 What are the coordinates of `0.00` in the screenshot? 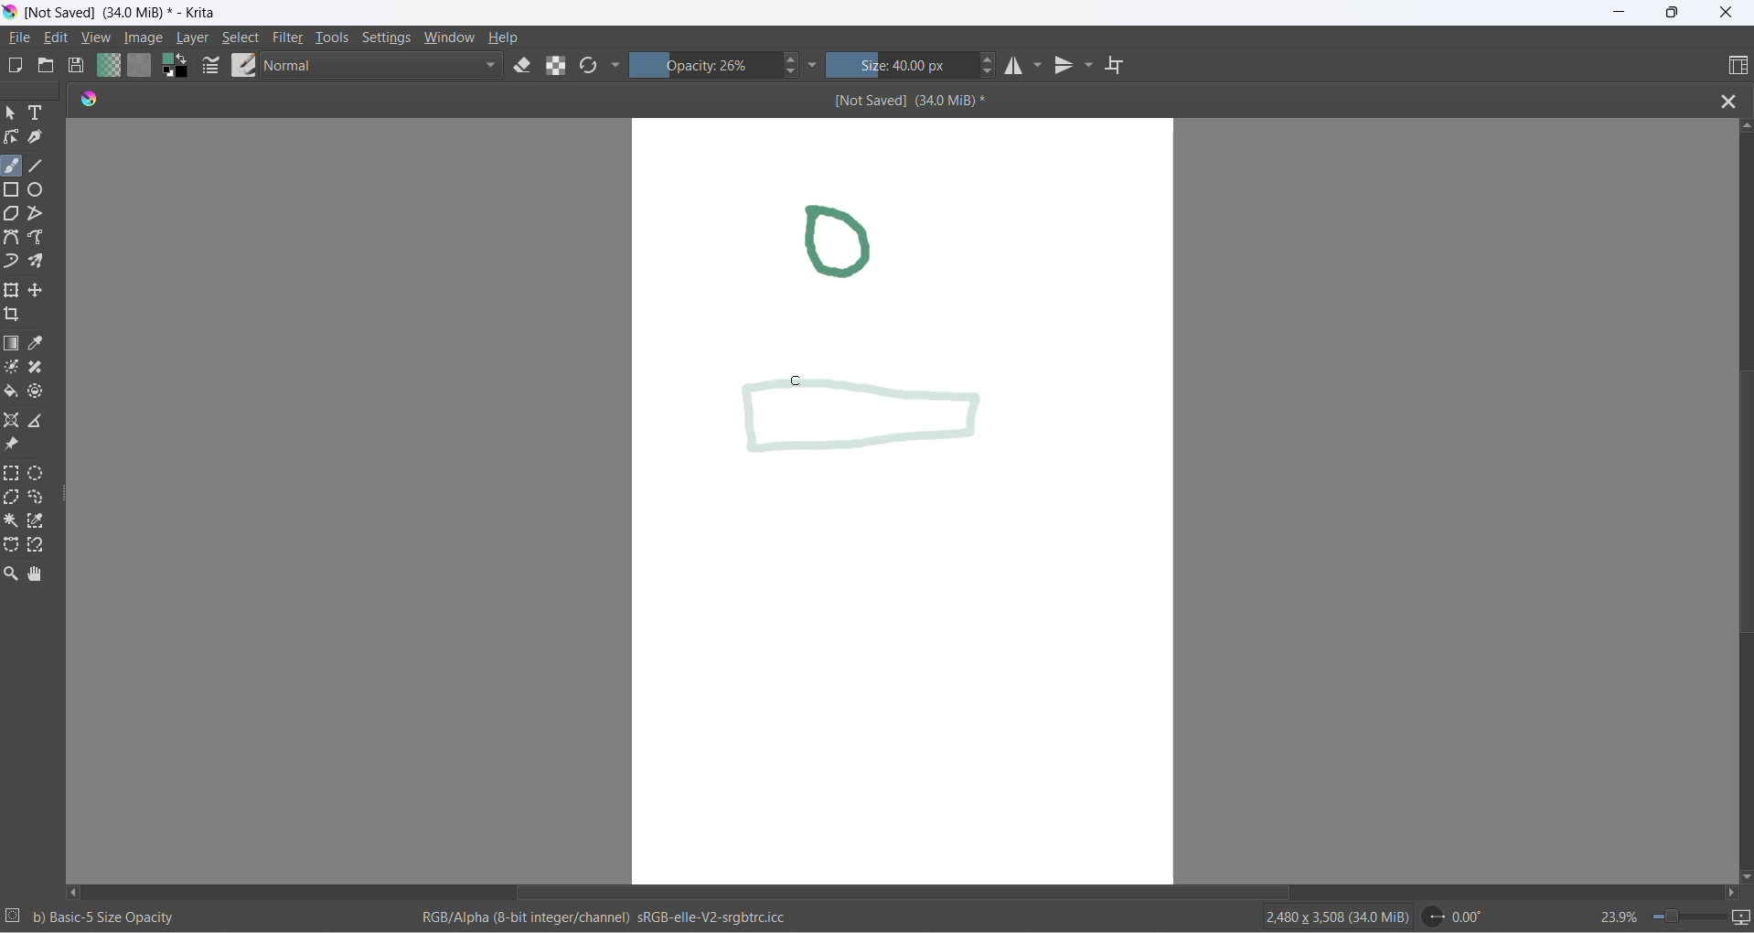 It's located at (1455, 917).